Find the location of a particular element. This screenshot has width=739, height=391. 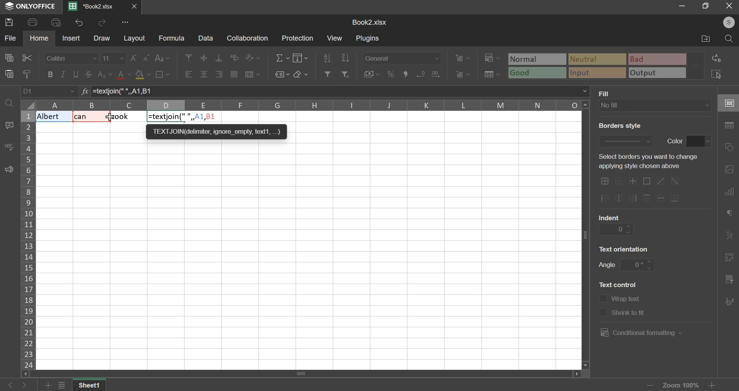

decrease decimals is located at coordinates (436, 73).